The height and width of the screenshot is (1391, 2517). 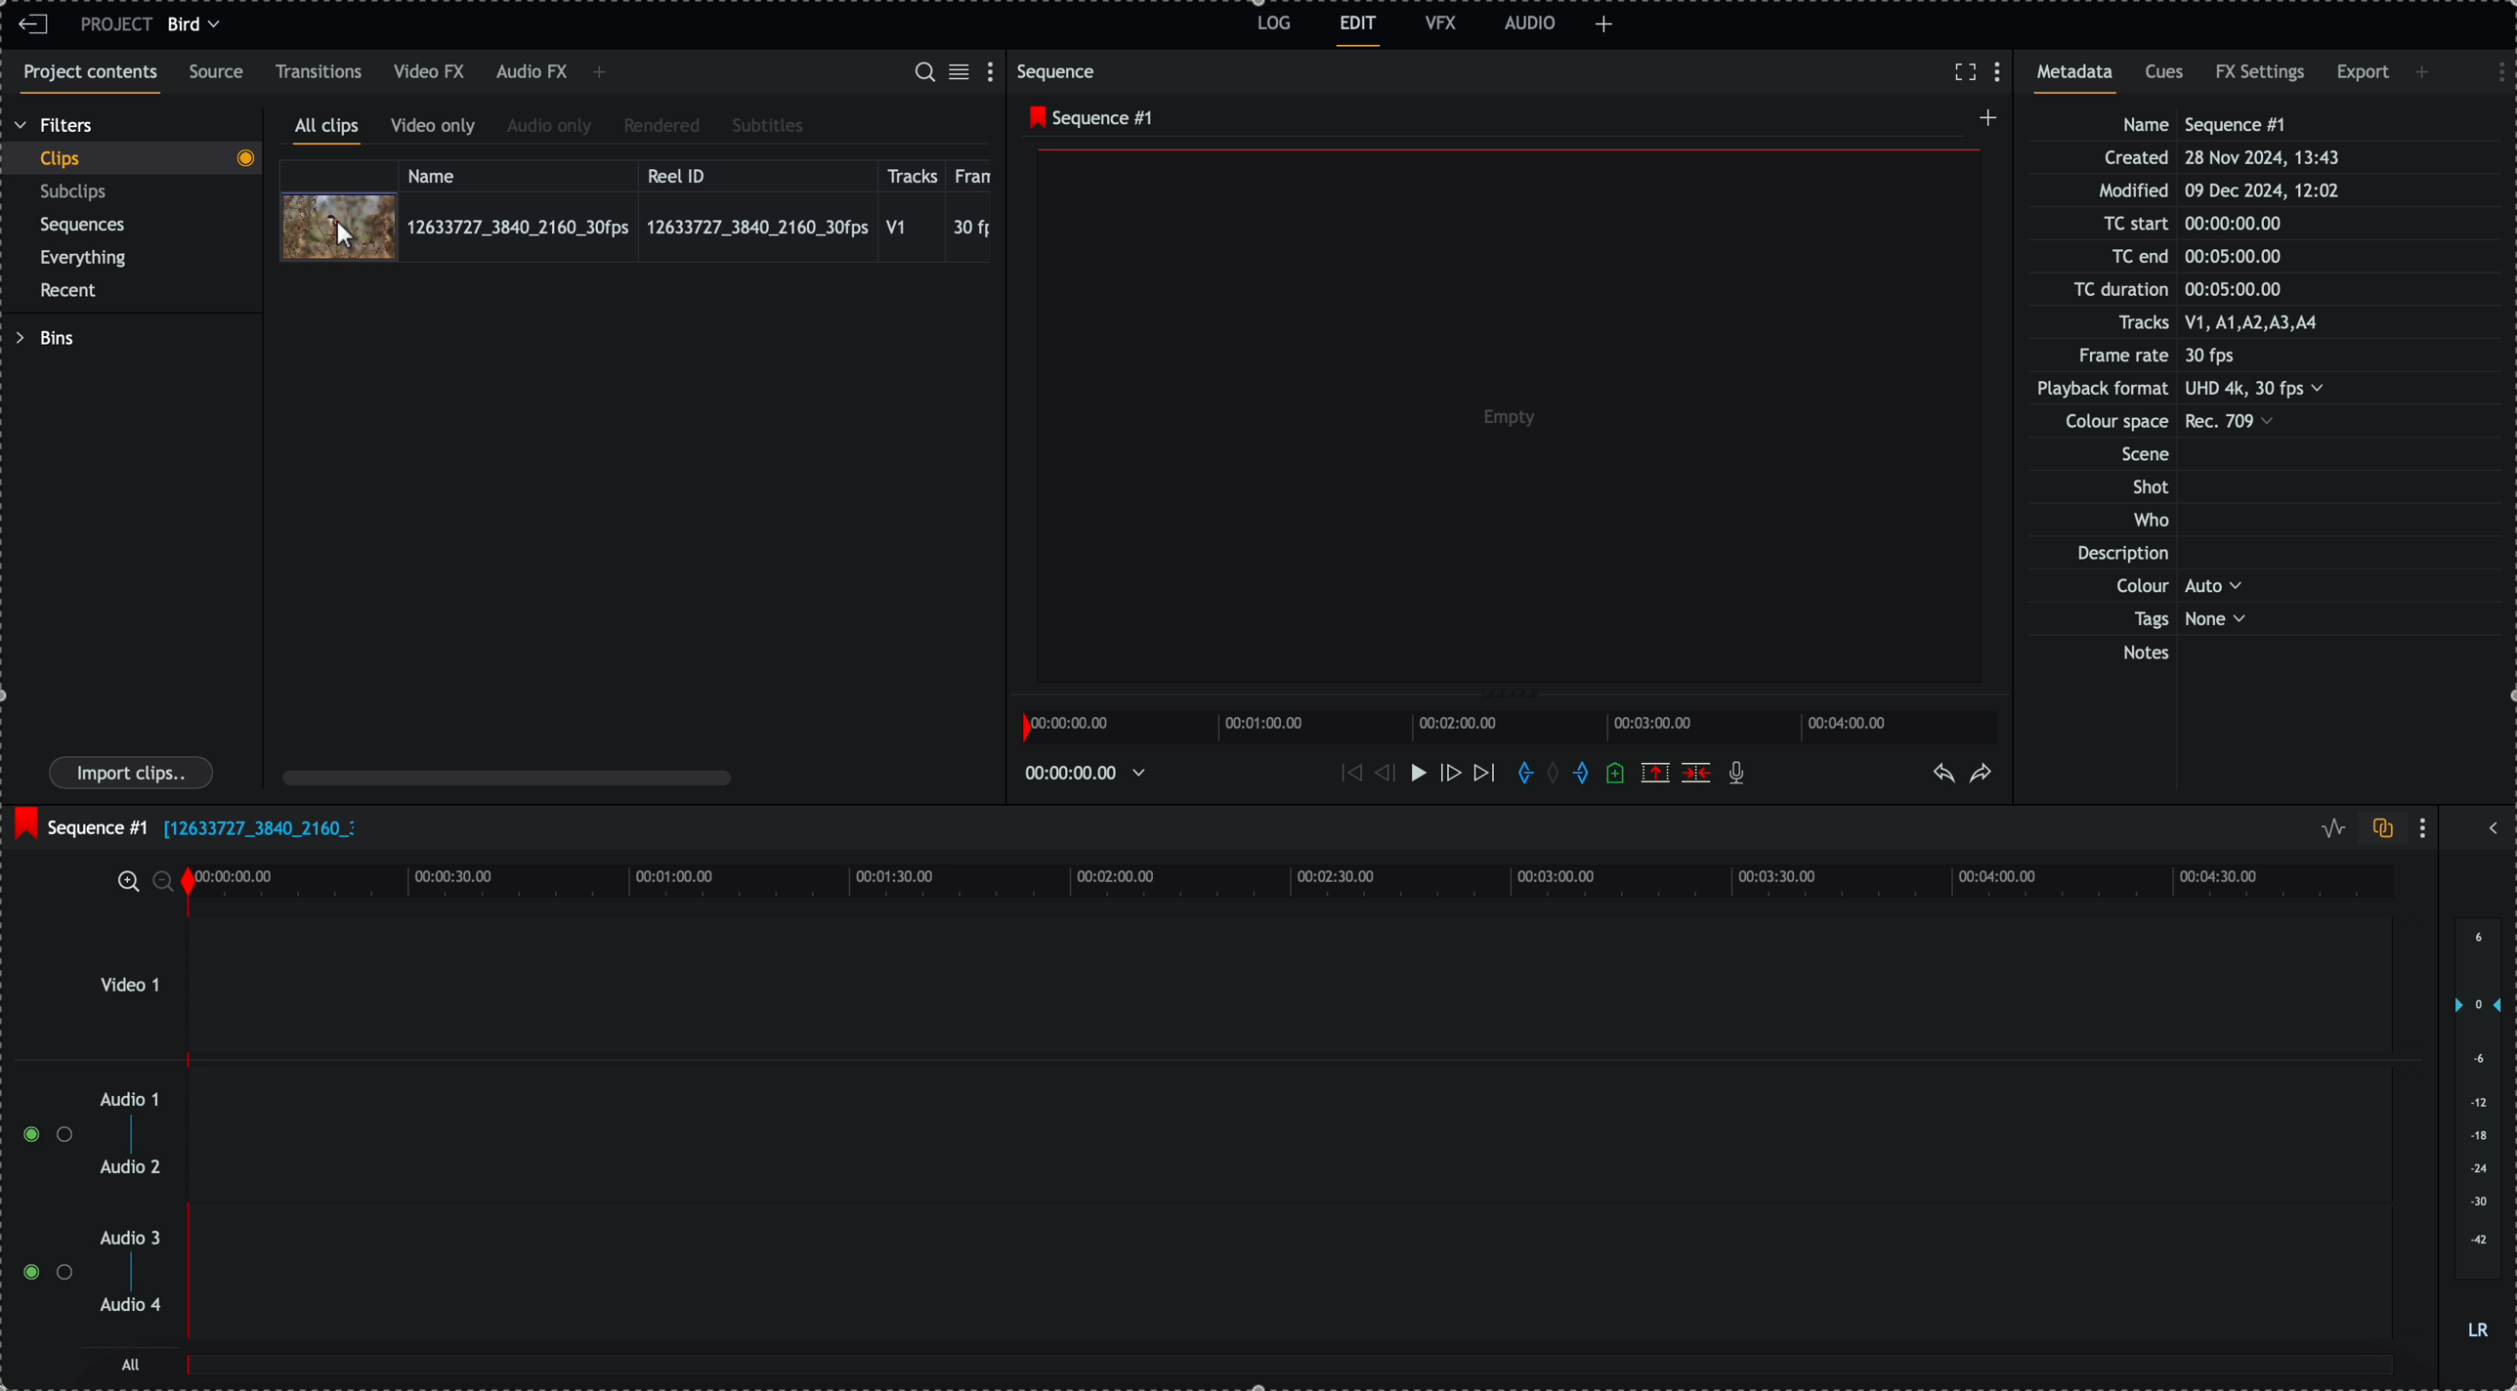 What do you see at coordinates (155, 24) in the screenshot?
I see `project bird` at bounding box center [155, 24].